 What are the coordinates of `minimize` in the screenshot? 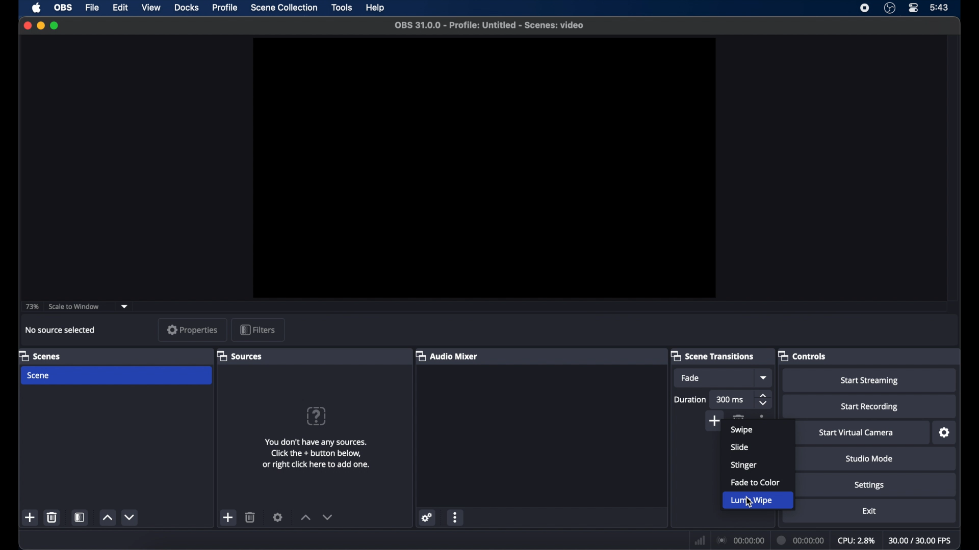 It's located at (41, 25).